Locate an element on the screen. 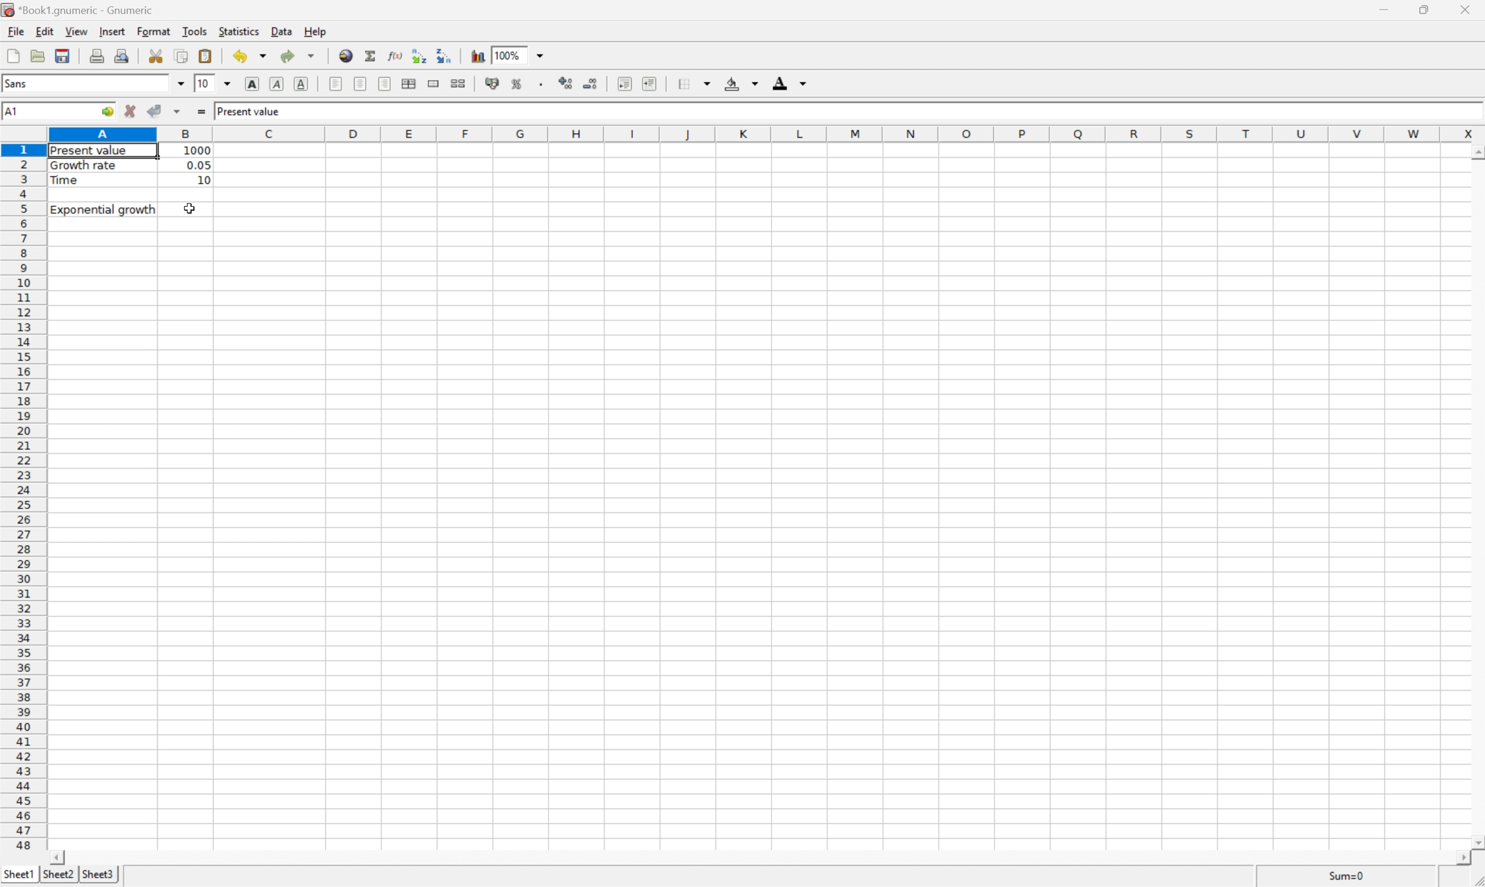 The height and width of the screenshot is (887, 1485). Cancel changes is located at coordinates (131, 109).